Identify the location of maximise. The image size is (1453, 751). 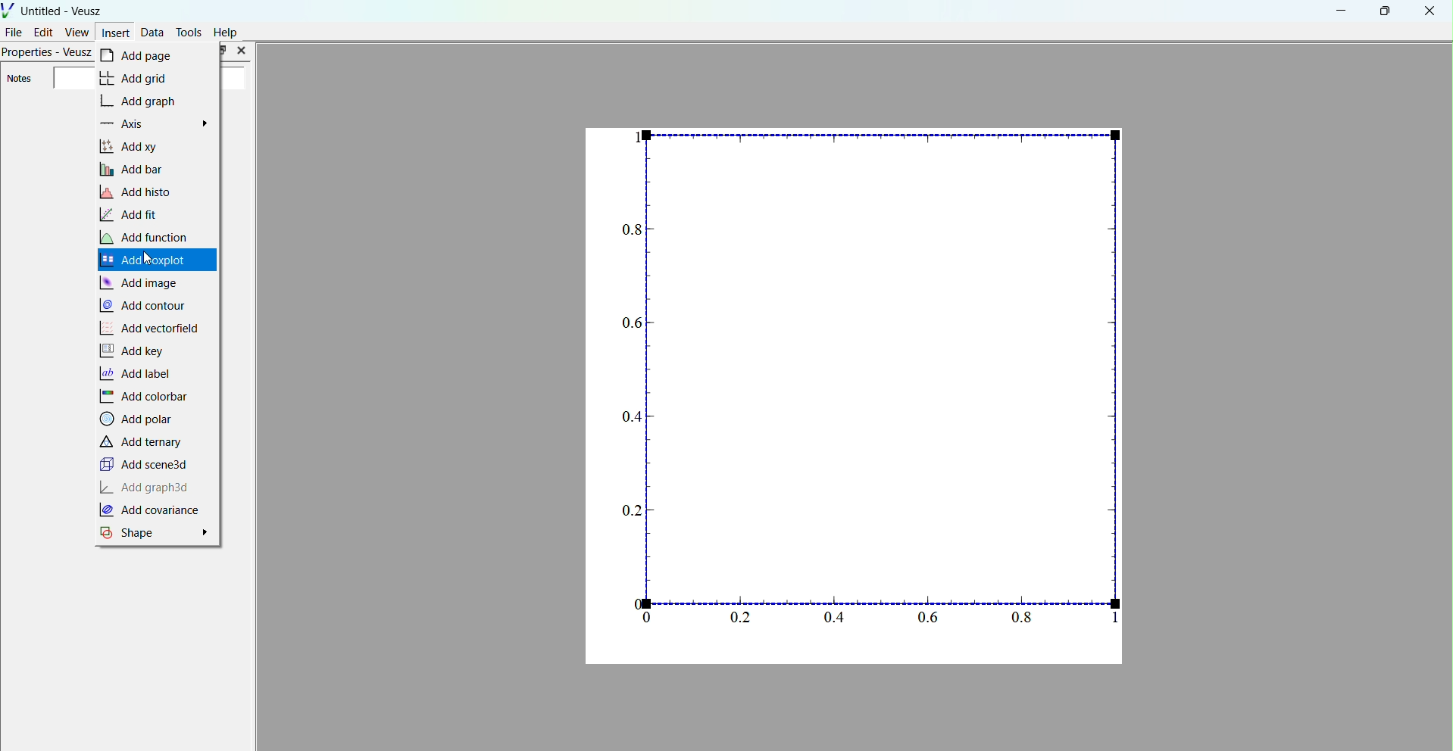
(1382, 11).